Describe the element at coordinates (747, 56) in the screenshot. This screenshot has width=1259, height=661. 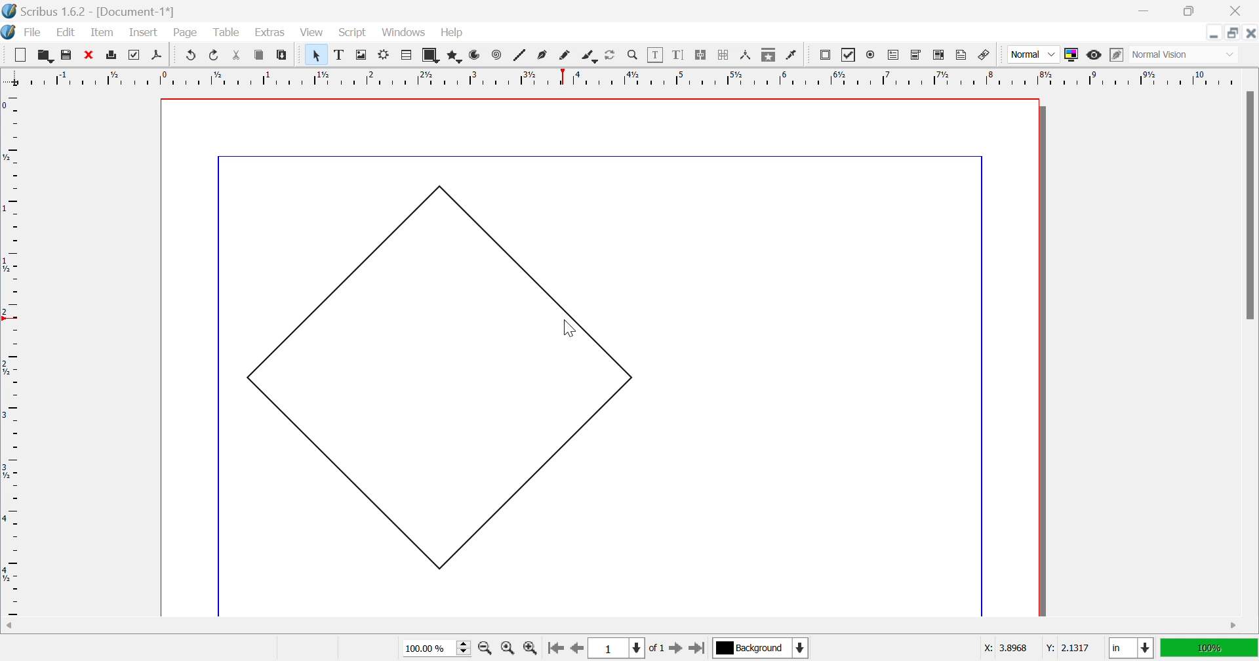
I see `Measurements` at that location.